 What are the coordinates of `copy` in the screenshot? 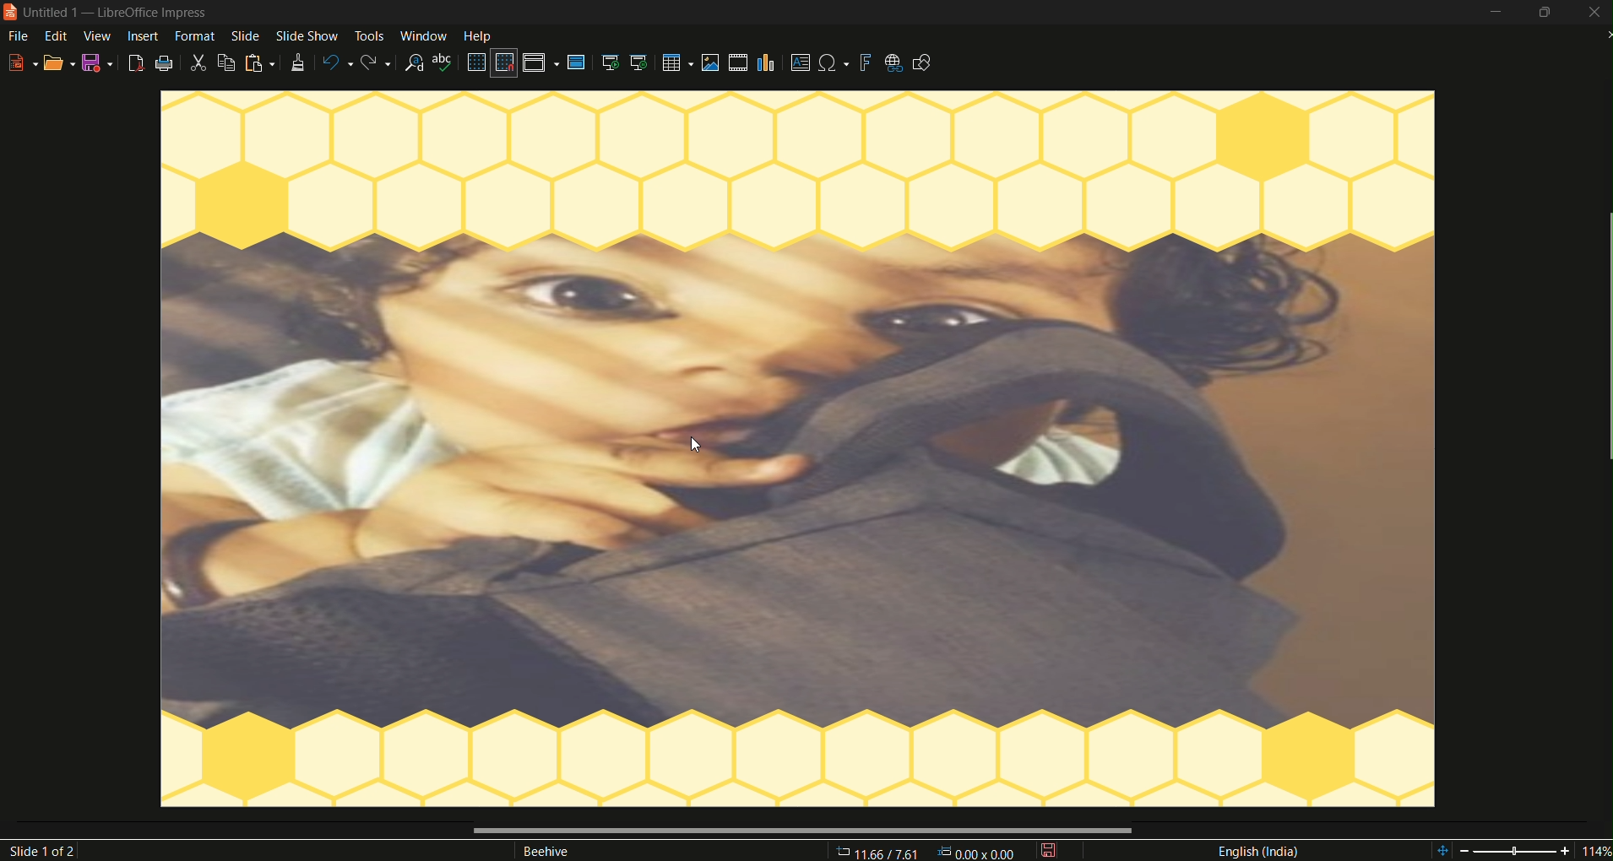 It's located at (226, 62).